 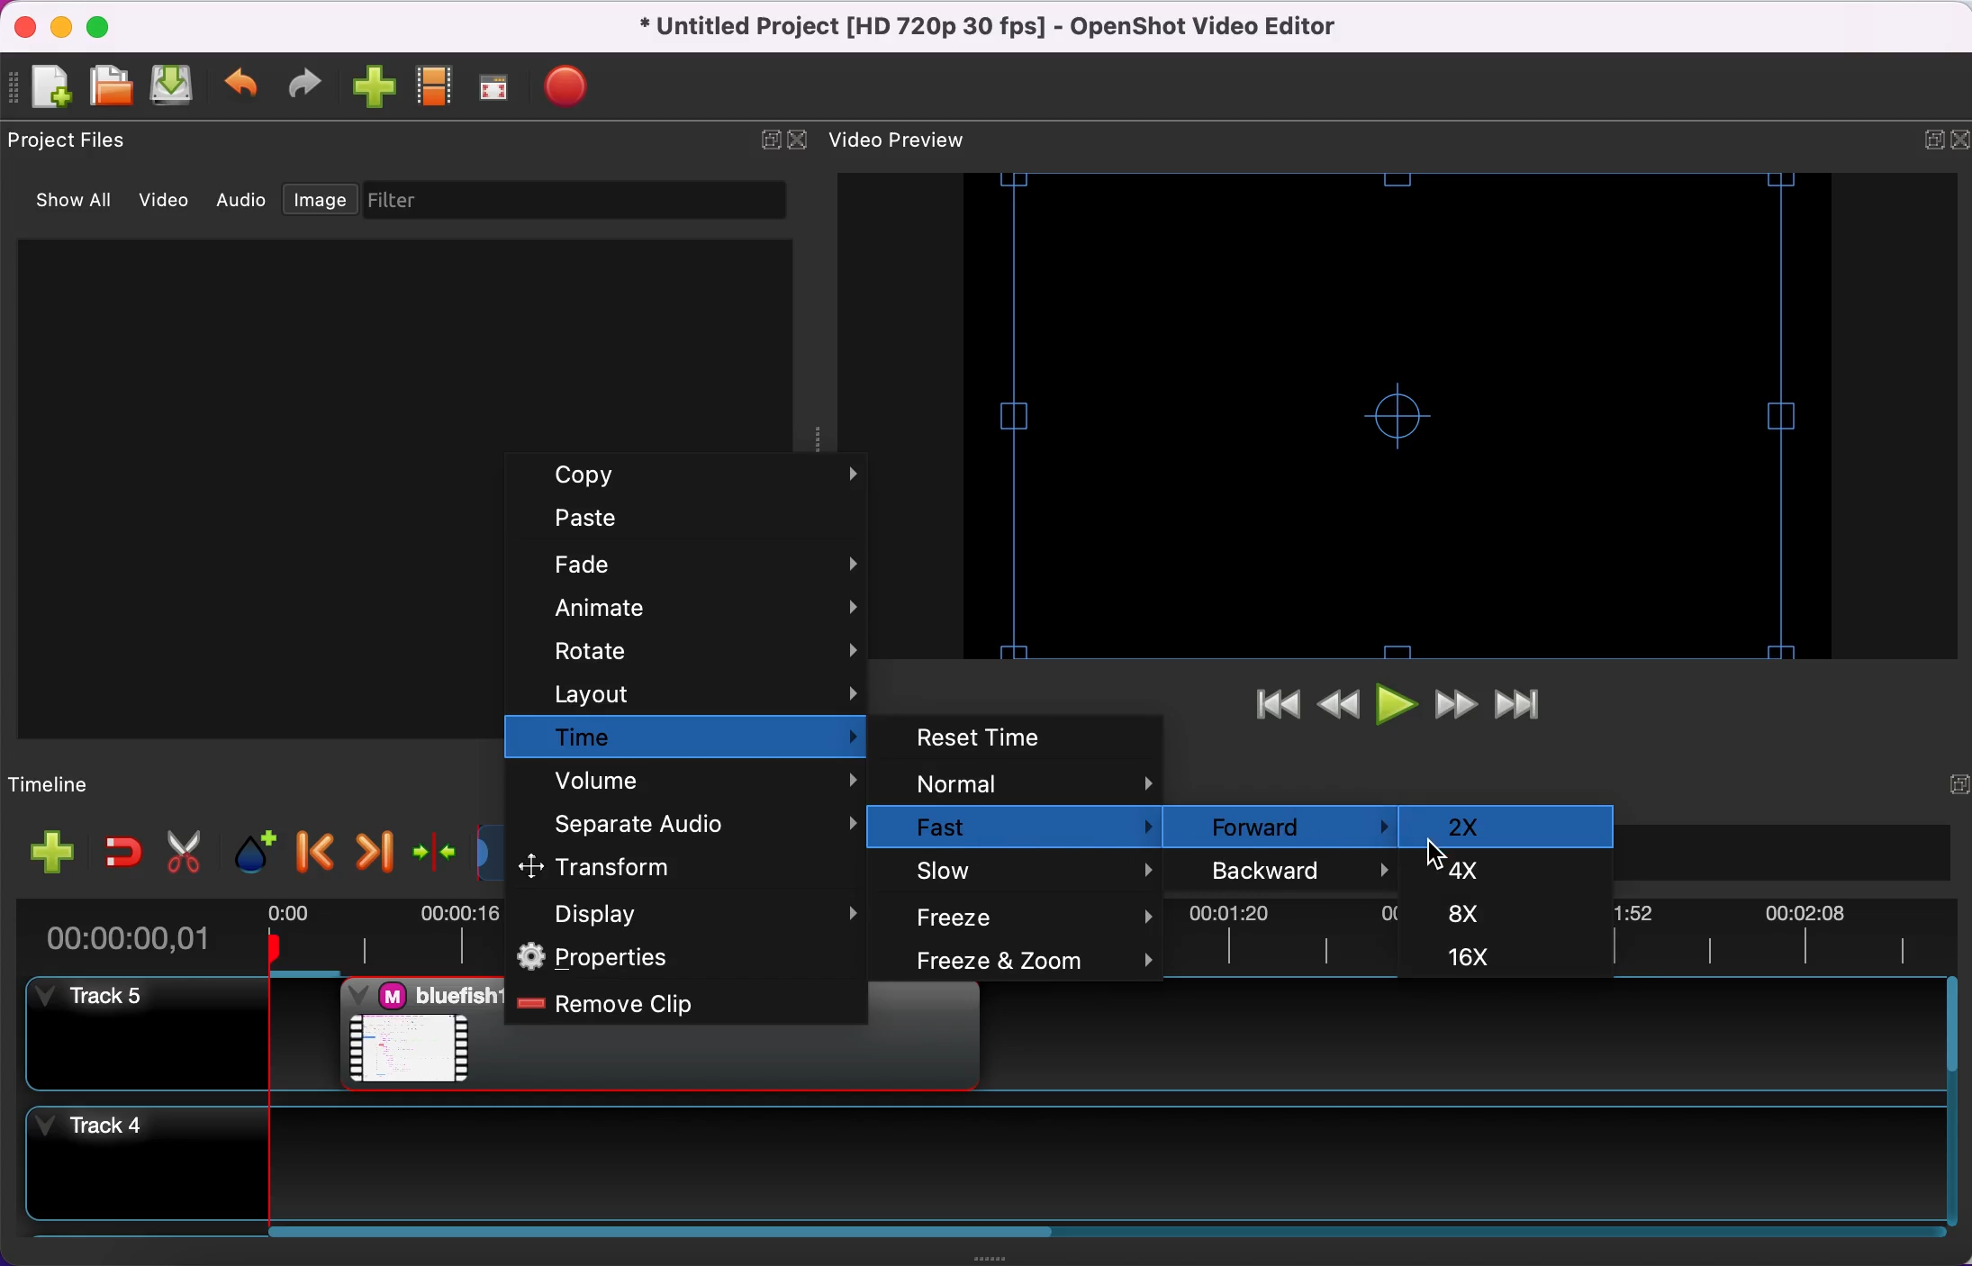 I want to click on close, so click(x=803, y=143).